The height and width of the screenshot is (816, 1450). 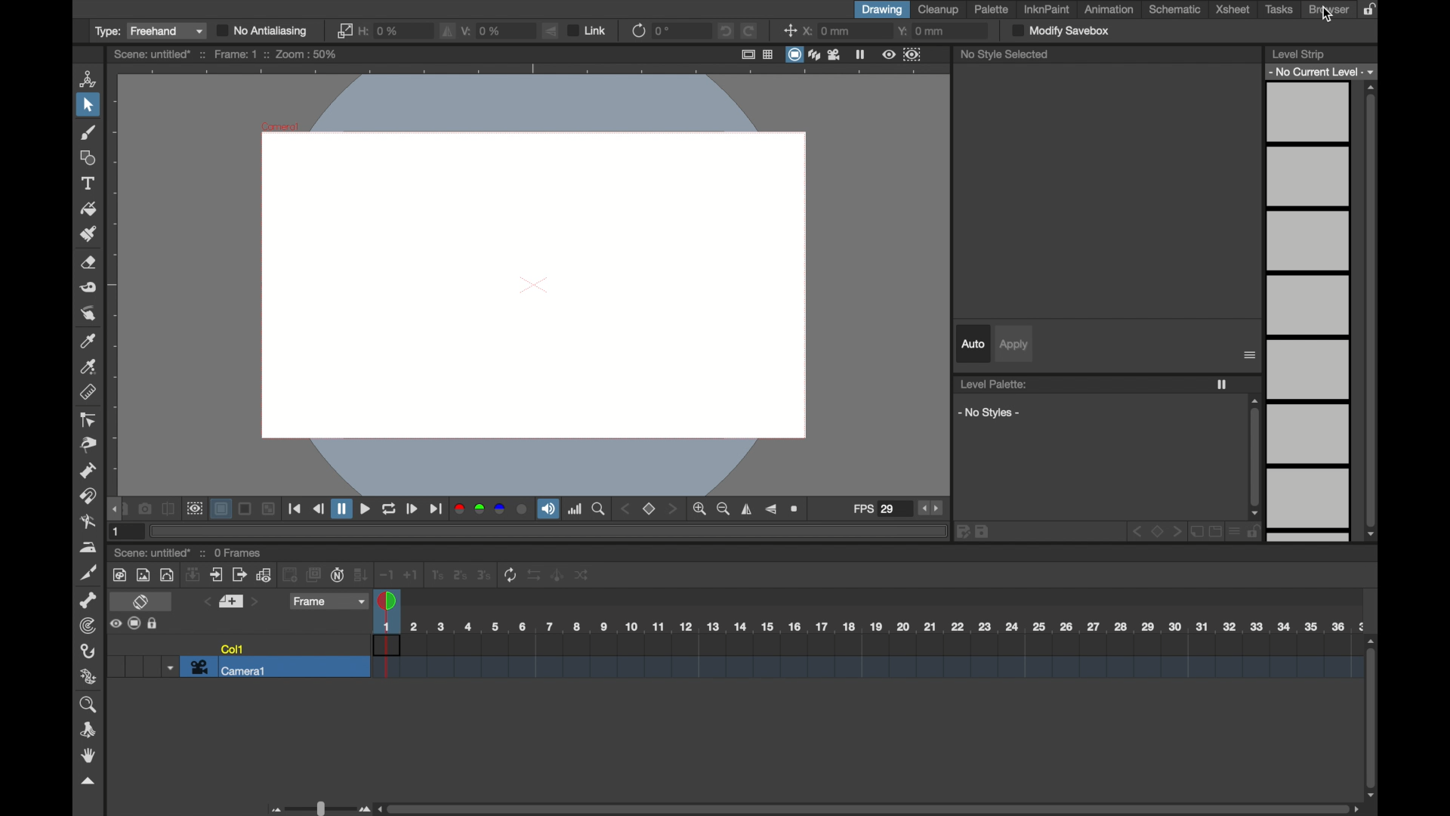 I want to click on new page, so click(x=1196, y=533).